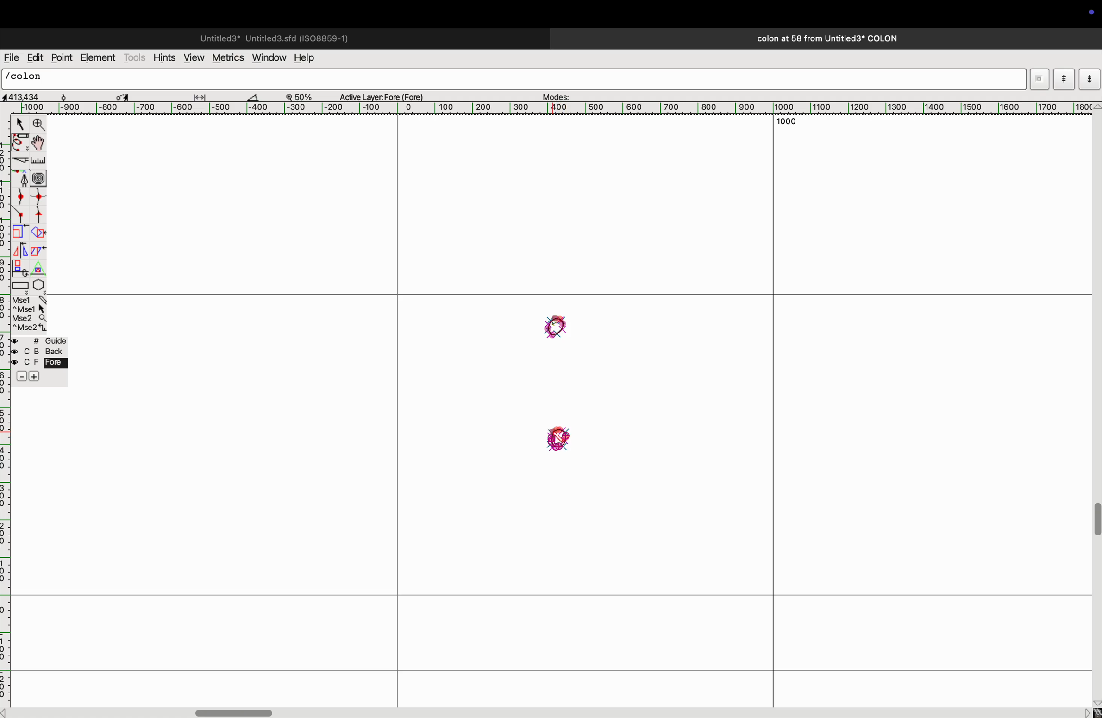 The image size is (1102, 718). Describe the element at coordinates (98, 58) in the screenshot. I see `element` at that location.